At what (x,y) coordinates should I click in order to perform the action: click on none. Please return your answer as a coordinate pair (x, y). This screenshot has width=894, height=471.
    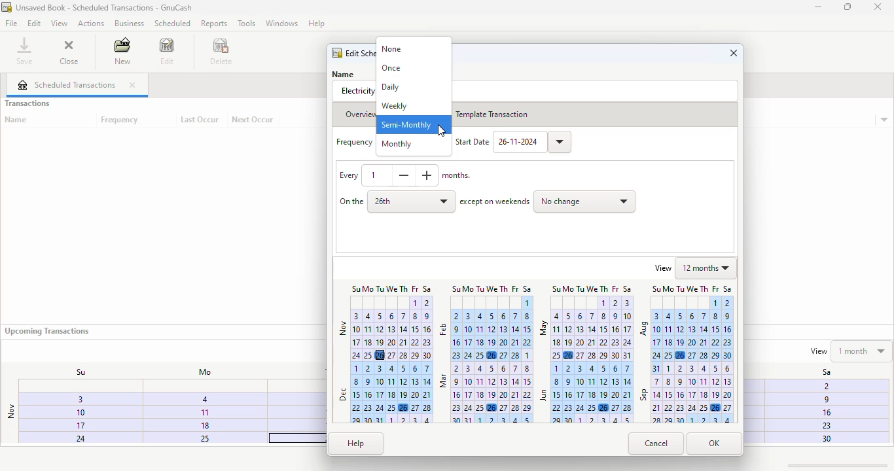
    Looking at the image, I should click on (391, 48).